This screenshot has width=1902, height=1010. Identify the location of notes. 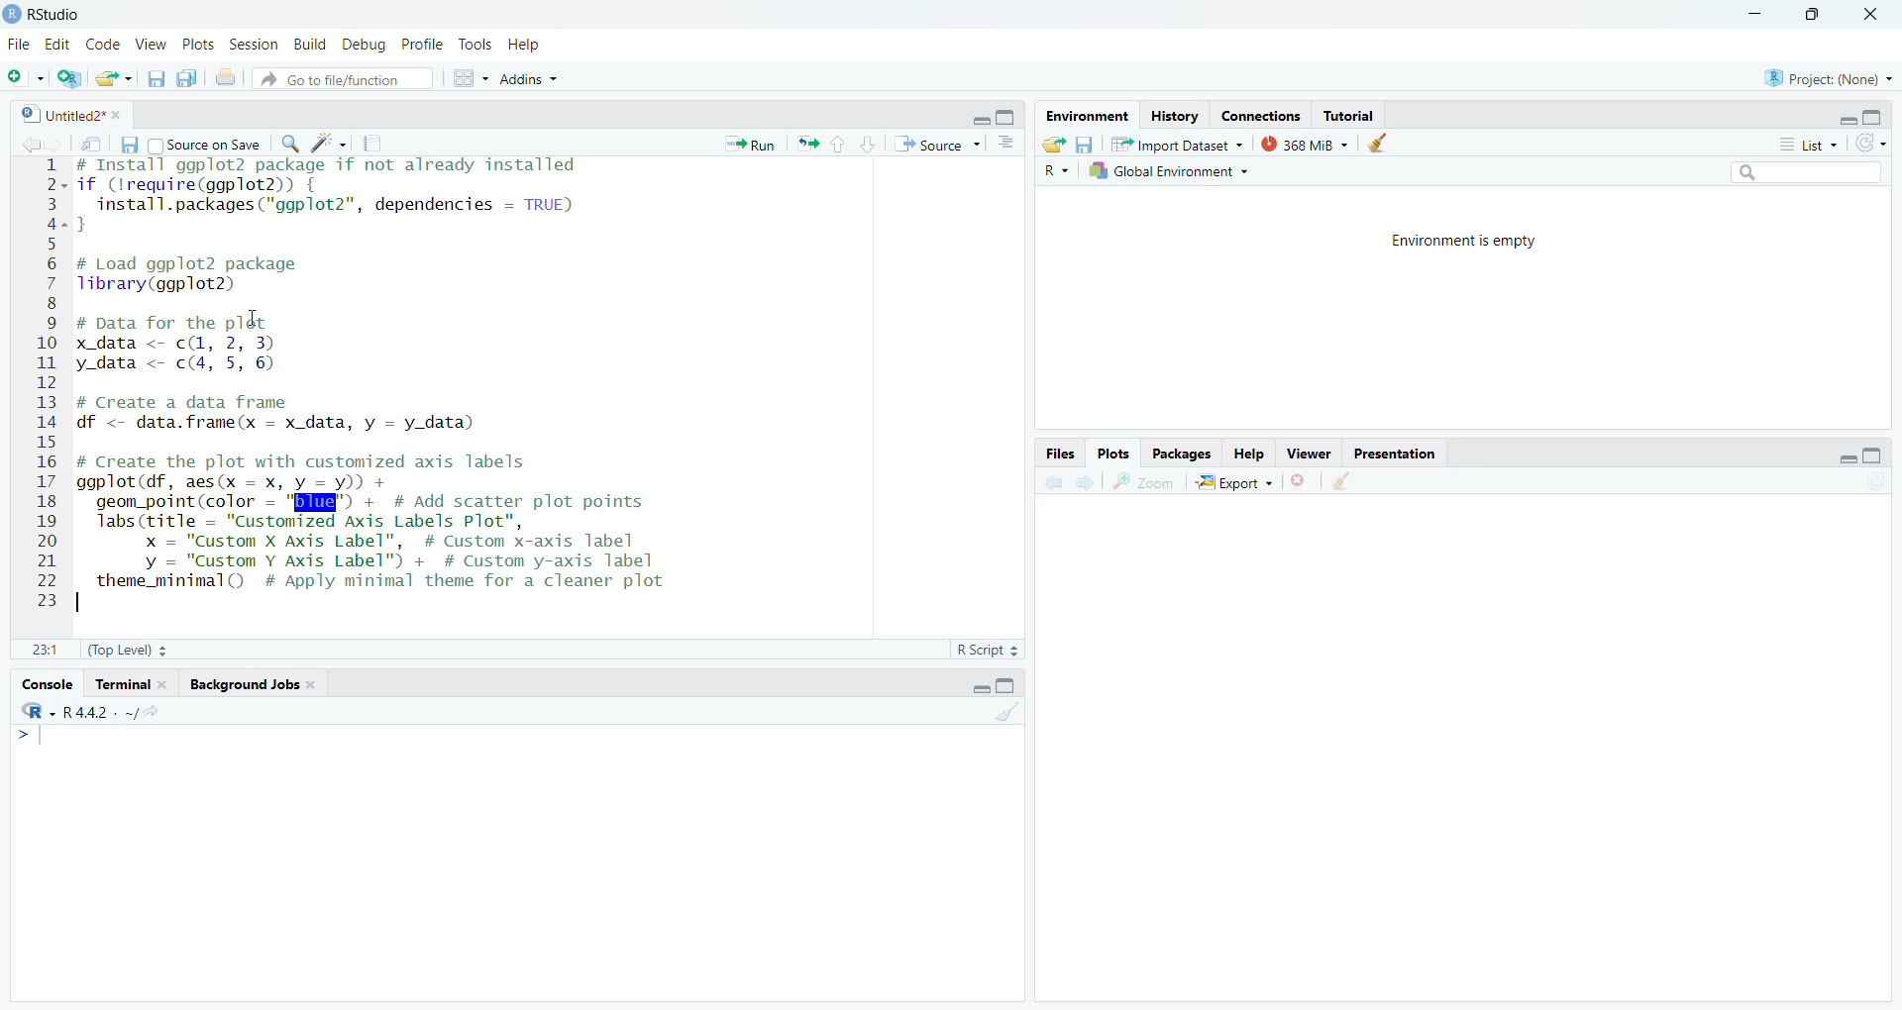
(376, 144).